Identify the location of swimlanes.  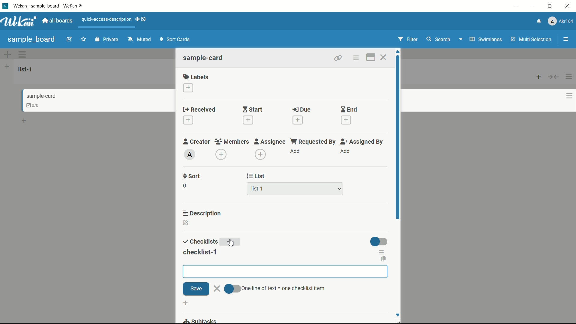
(485, 39).